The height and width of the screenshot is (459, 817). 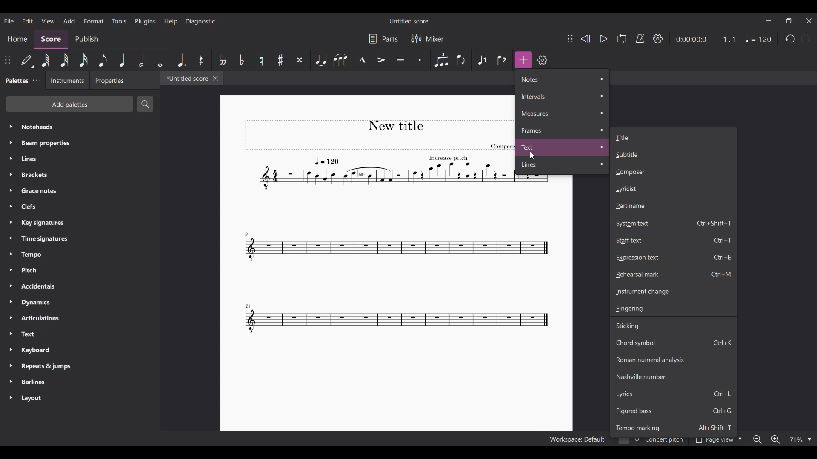 I want to click on Text options, highlighted by cursor, so click(x=563, y=147).